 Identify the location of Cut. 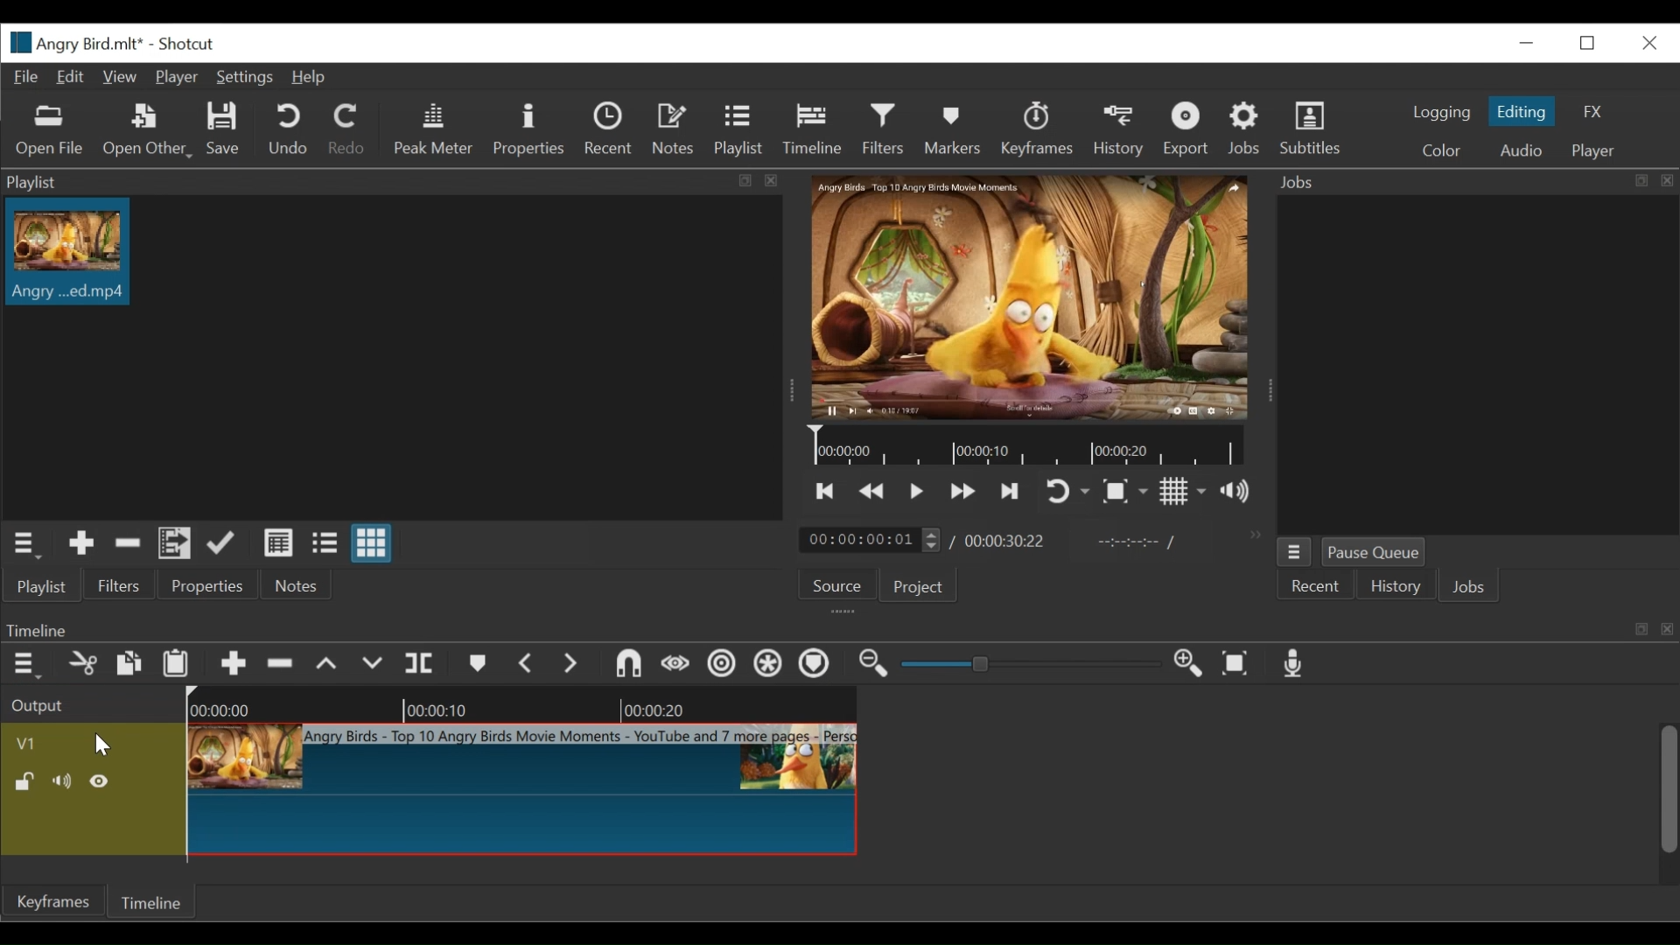
(128, 546).